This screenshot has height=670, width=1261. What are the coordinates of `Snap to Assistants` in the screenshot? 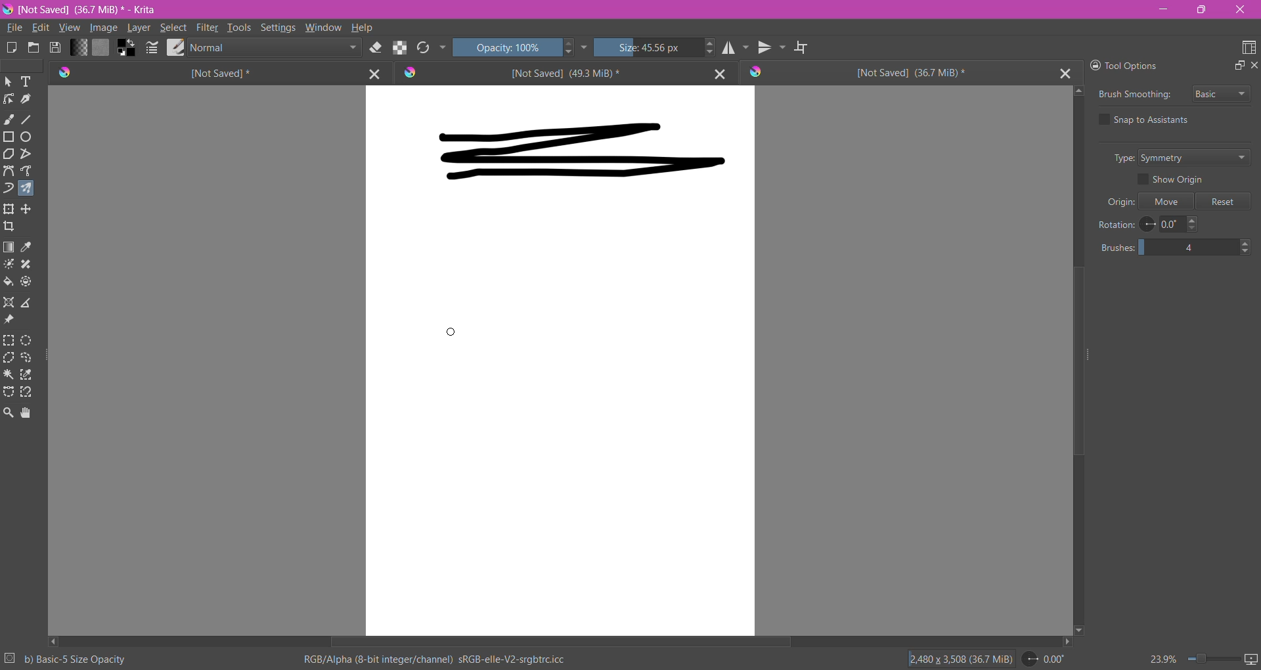 It's located at (1157, 120).